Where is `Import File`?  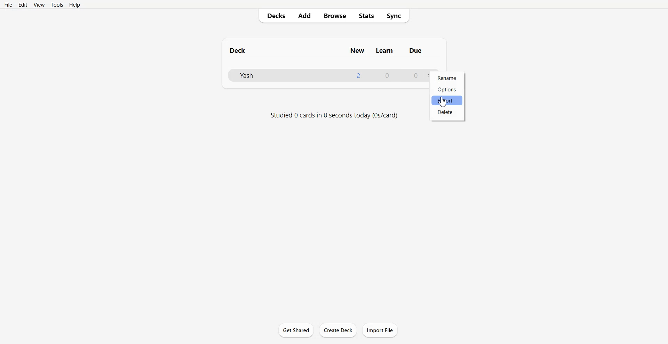 Import File is located at coordinates (380, 330).